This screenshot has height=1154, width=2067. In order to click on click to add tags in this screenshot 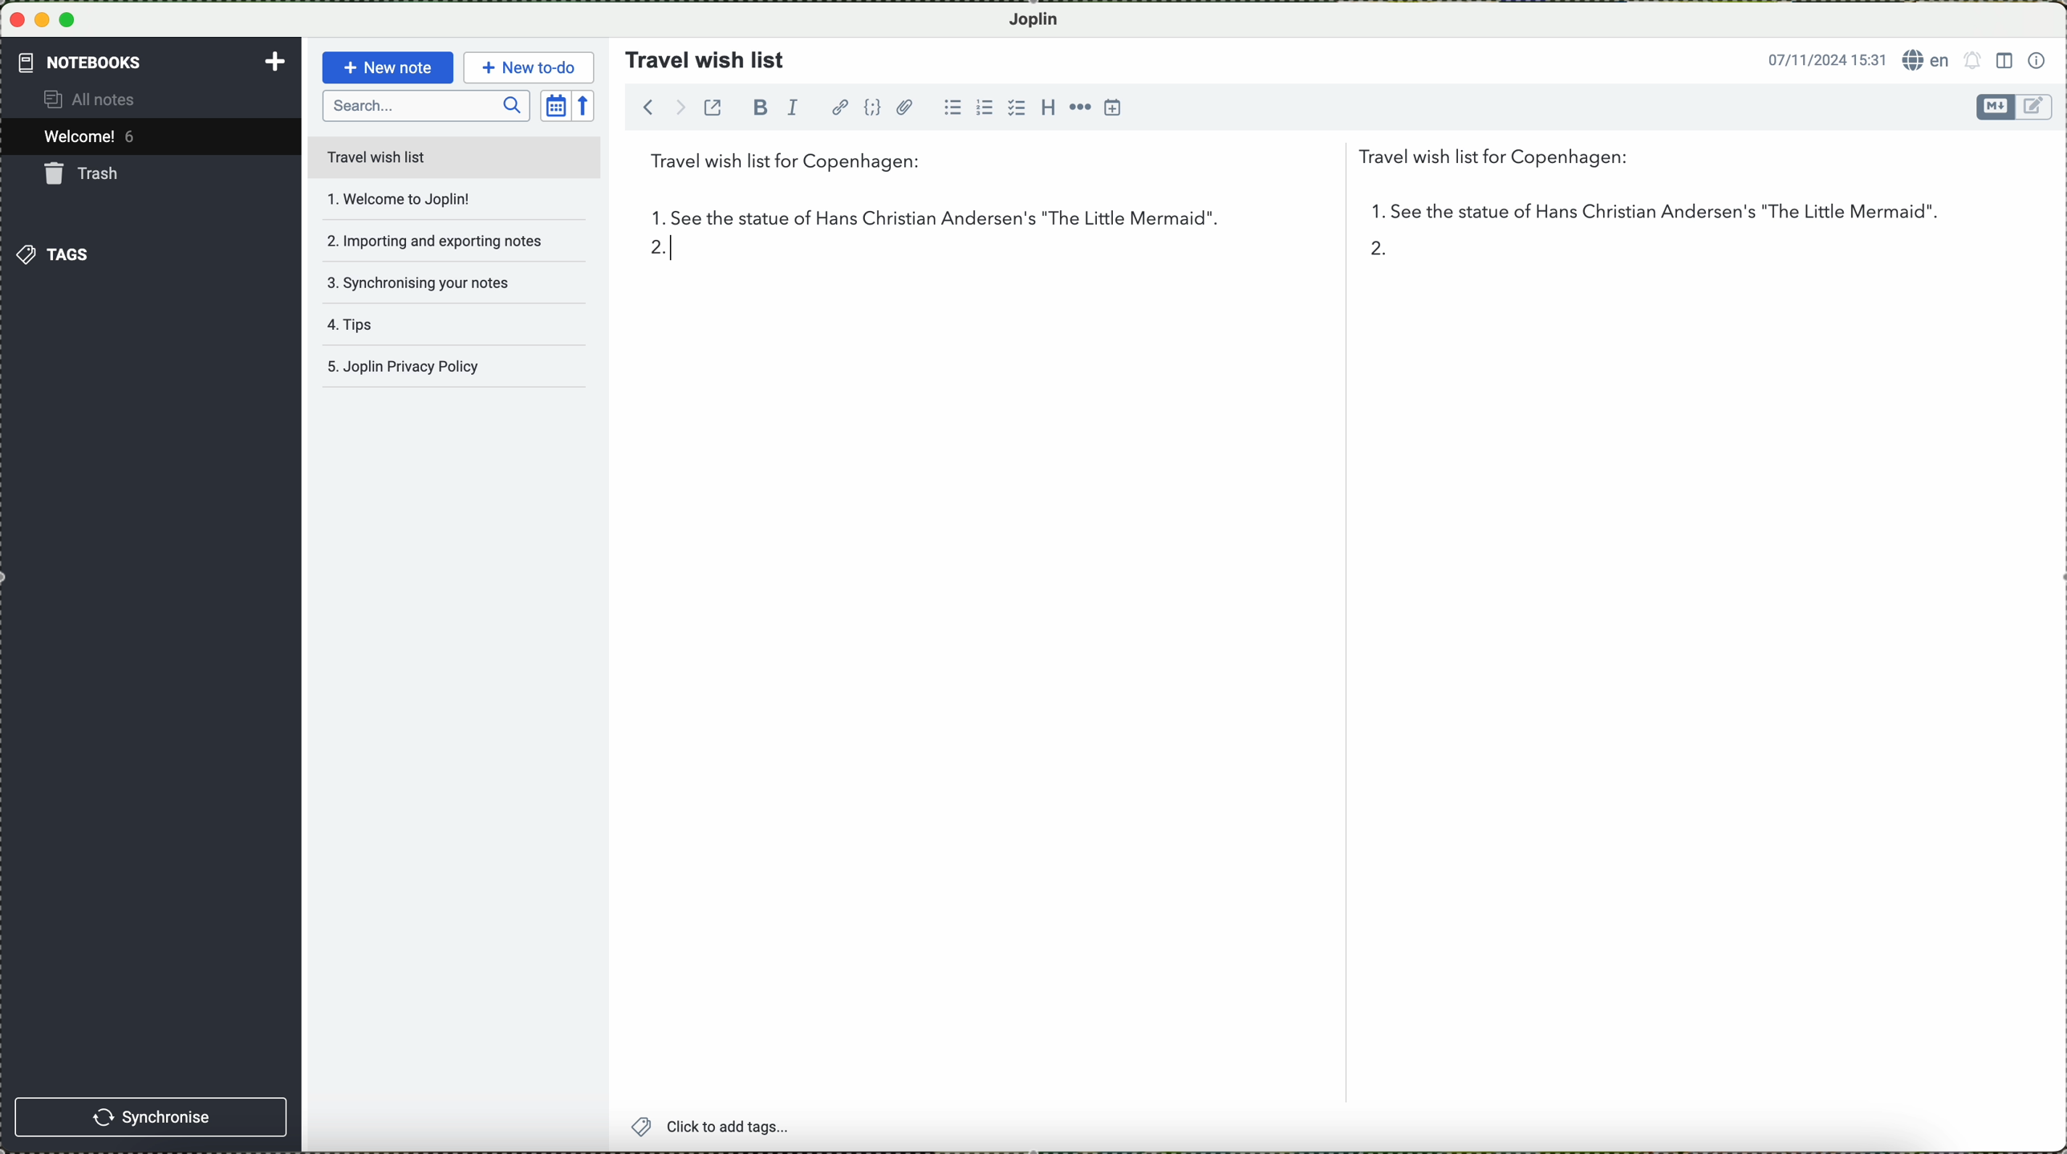, I will do `click(752, 1128)`.